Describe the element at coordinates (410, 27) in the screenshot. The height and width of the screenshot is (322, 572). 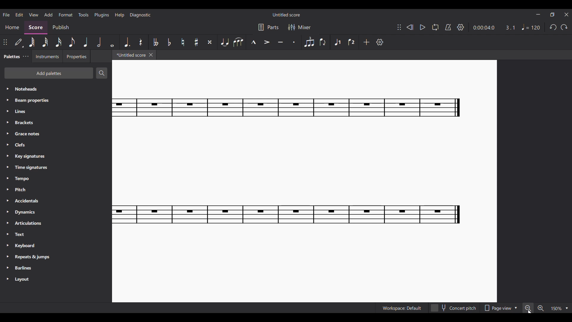
I see `Rewind` at that location.